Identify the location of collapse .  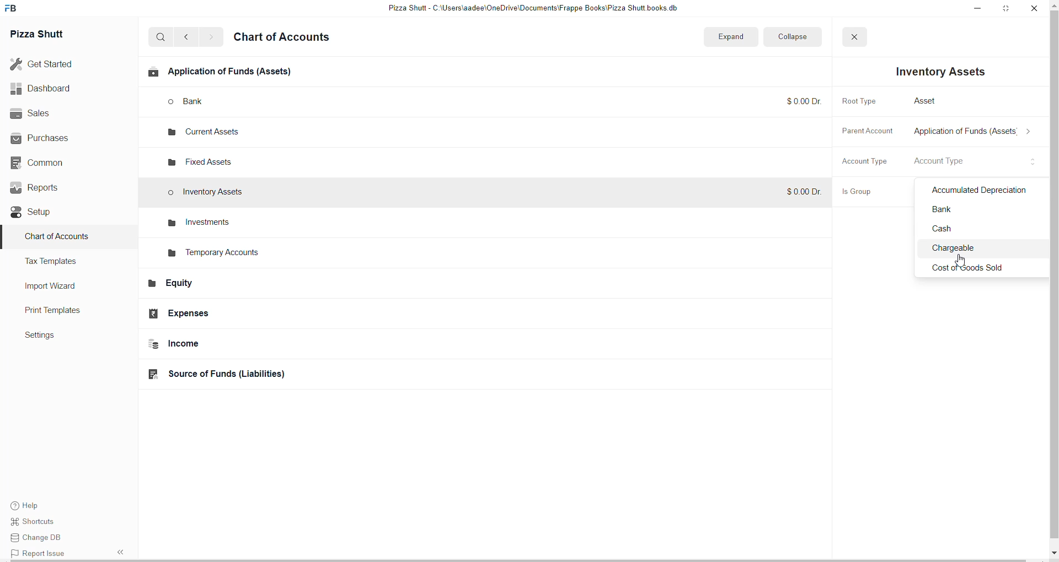
(800, 36).